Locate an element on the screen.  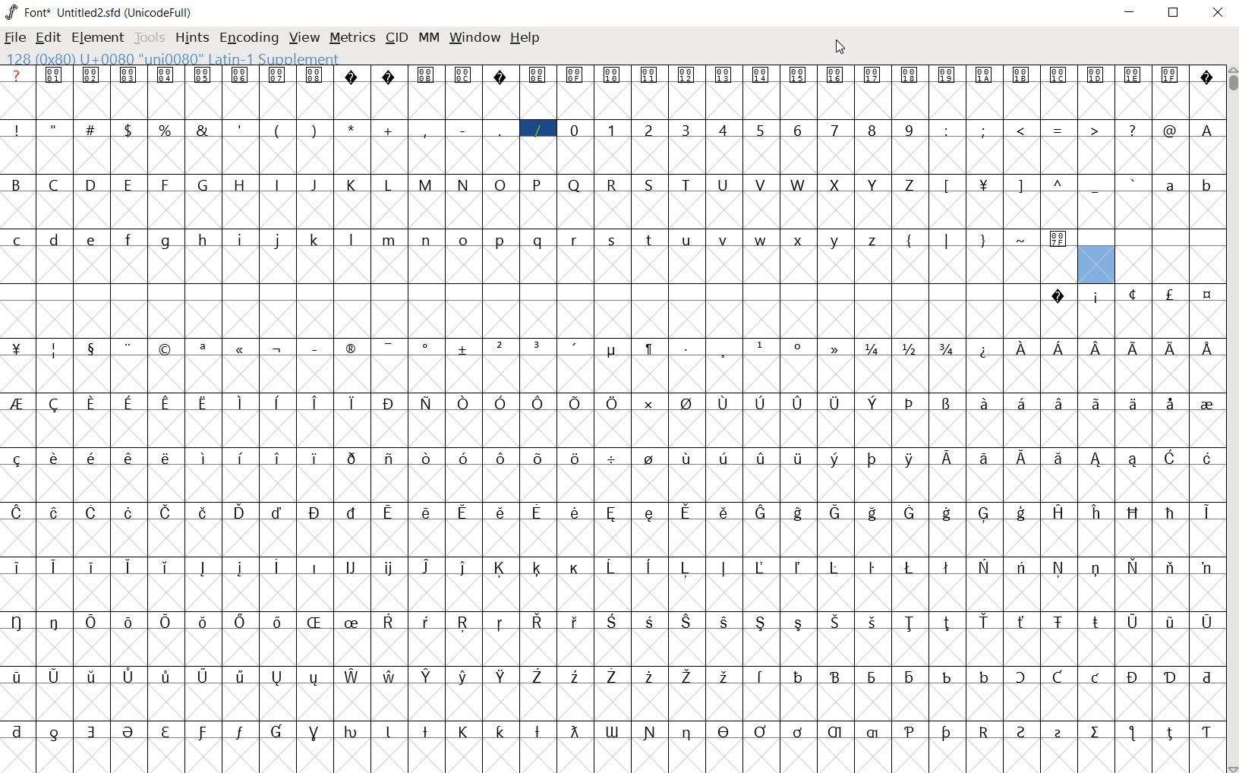
glyph is located at coordinates (835, 76).